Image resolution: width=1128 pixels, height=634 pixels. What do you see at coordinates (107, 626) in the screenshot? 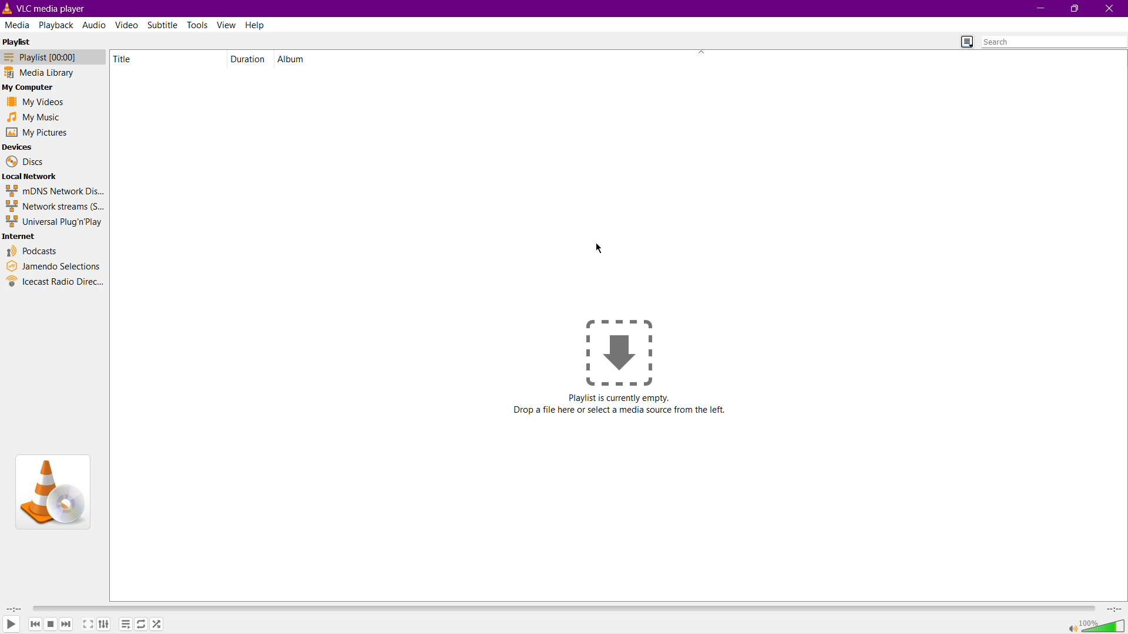
I see `Extended Settings` at bounding box center [107, 626].